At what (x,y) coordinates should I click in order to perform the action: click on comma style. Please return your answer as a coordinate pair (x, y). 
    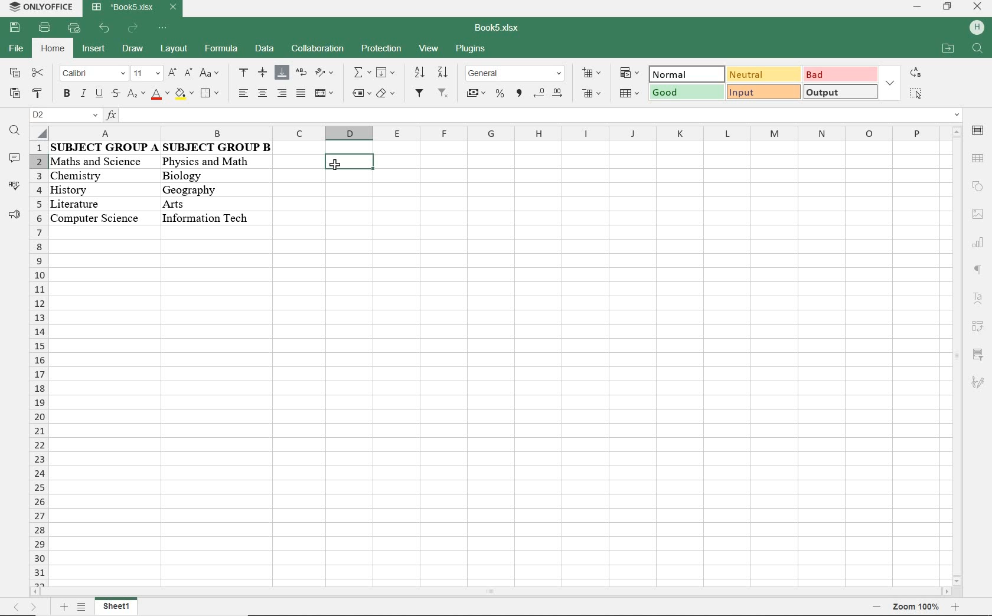
    Looking at the image, I should click on (520, 93).